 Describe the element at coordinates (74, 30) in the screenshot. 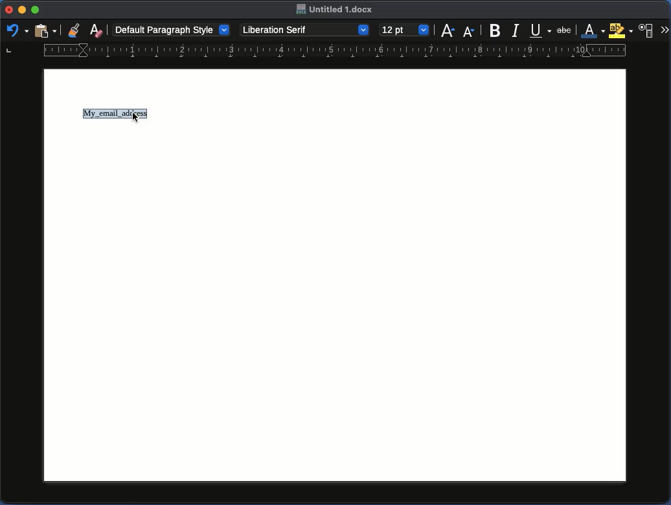

I see `Clone formatting` at that location.